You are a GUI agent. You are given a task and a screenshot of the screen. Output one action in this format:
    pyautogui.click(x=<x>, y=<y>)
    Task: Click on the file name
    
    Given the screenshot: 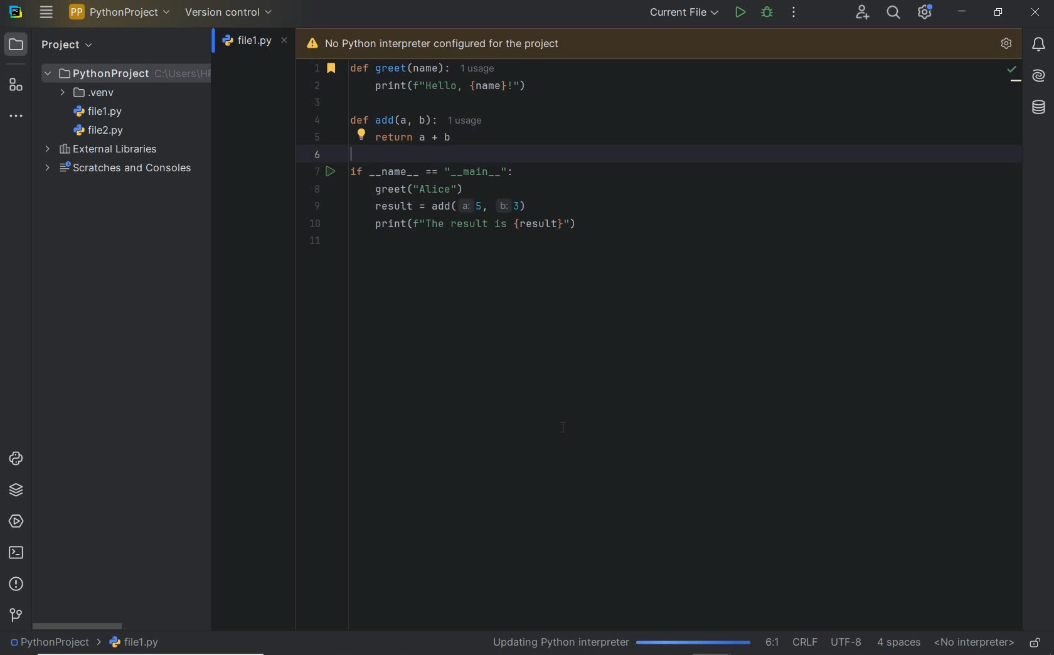 What is the action you would take?
    pyautogui.click(x=256, y=44)
    